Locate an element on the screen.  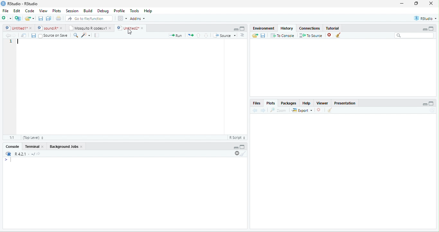
To console is located at coordinates (282, 35).